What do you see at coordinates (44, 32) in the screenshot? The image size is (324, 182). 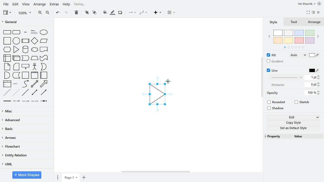 I see `ellipse` at bounding box center [44, 32].